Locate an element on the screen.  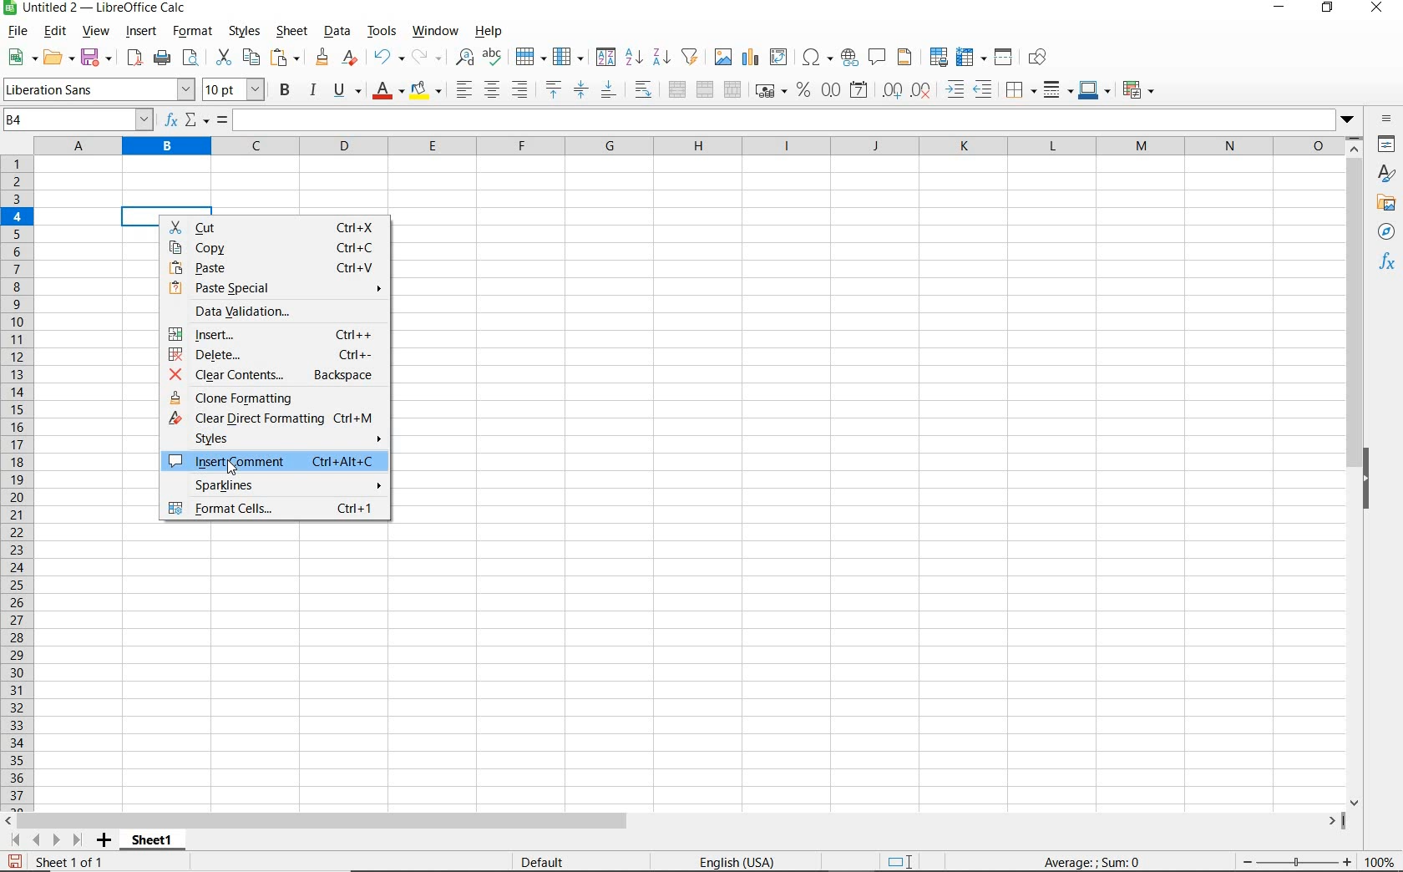
sheet 1 of 1 is located at coordinates (68, 864).